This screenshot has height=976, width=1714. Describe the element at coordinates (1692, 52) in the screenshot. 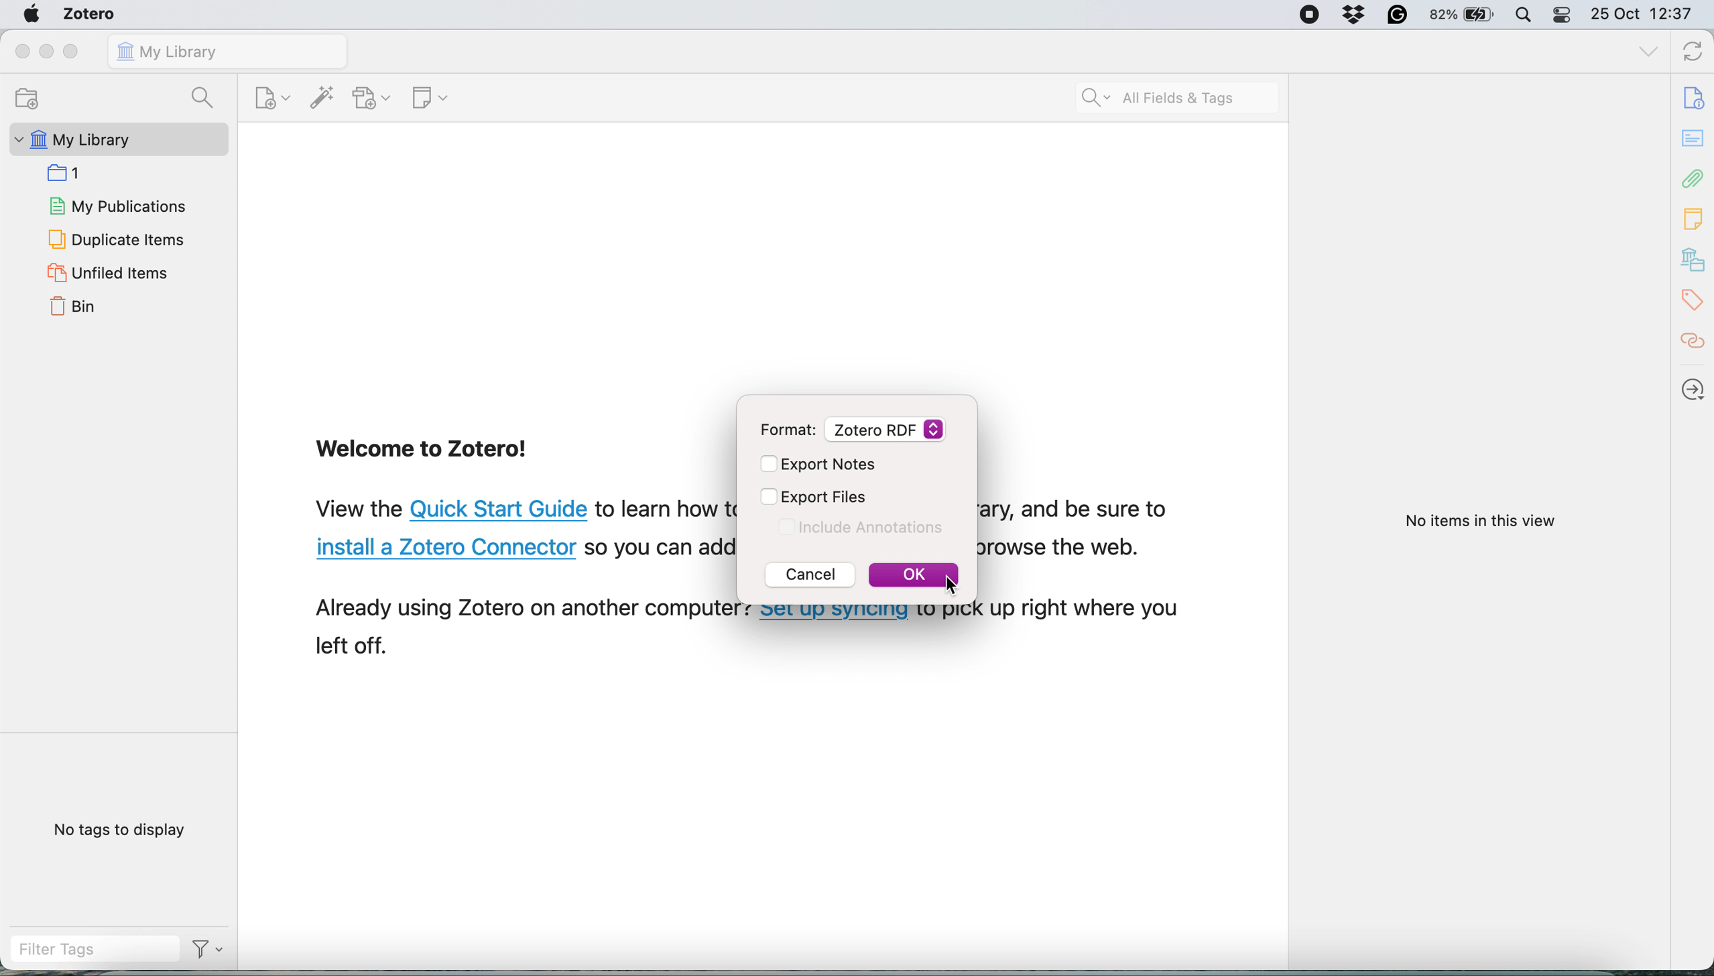

I see `sync with zotero.org` at that location.